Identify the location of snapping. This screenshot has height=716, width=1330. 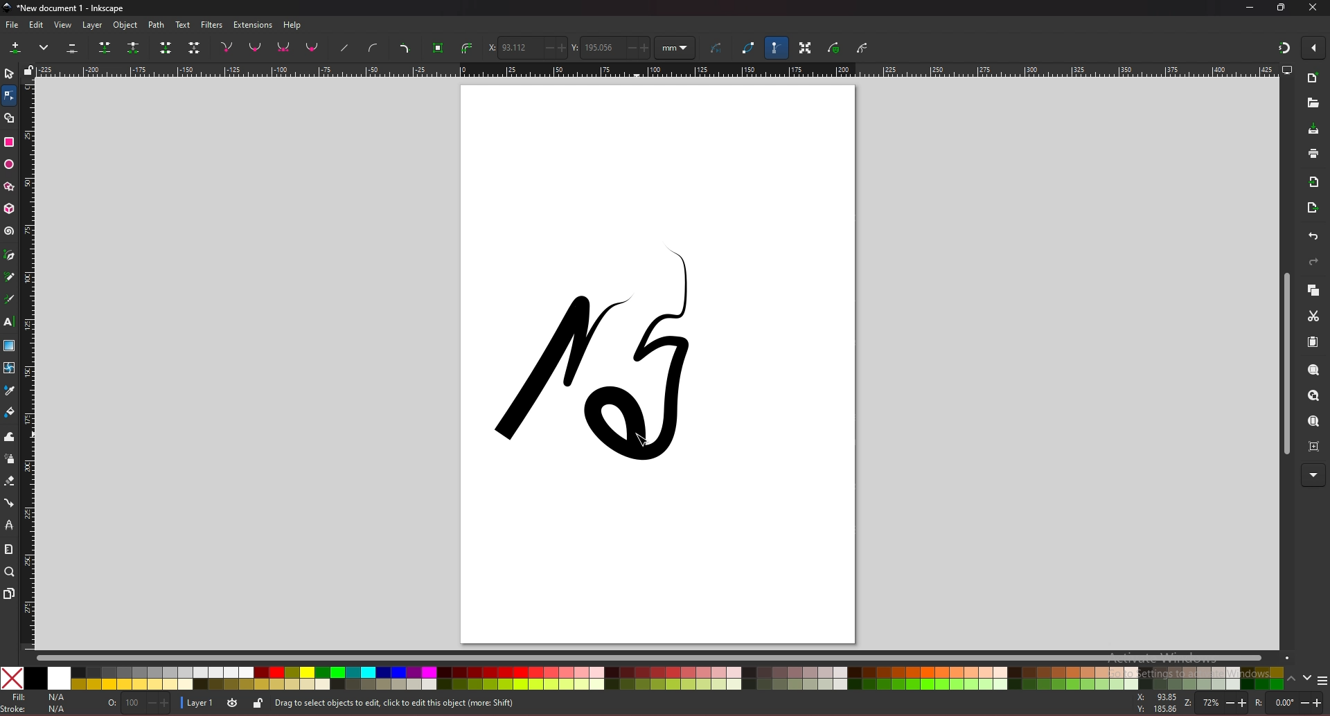
(1284, 48).